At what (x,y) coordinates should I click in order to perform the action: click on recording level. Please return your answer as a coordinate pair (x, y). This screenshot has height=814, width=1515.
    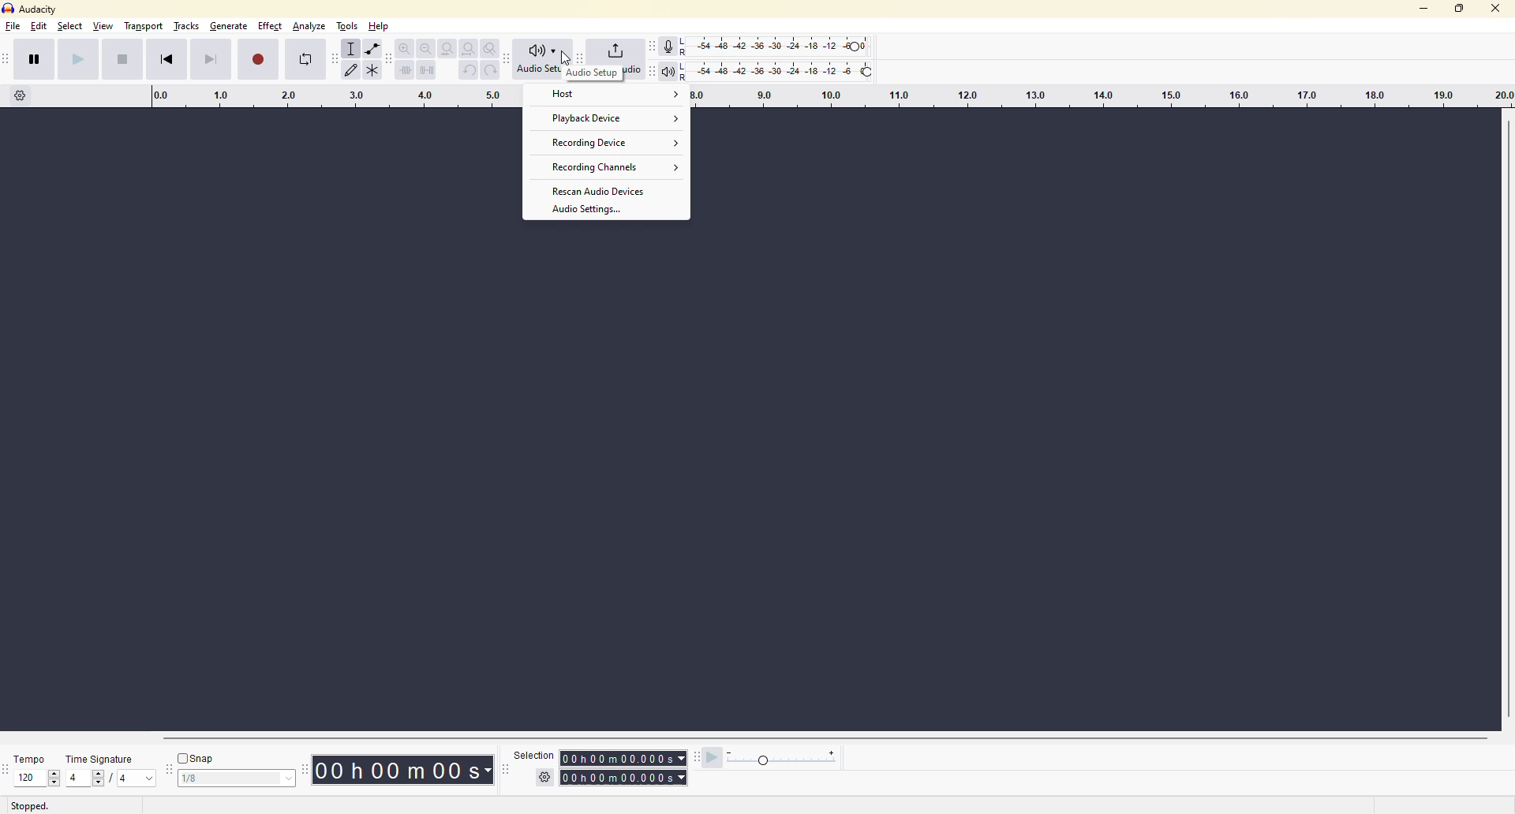
    Looking at the image, I should click on (776, 47).